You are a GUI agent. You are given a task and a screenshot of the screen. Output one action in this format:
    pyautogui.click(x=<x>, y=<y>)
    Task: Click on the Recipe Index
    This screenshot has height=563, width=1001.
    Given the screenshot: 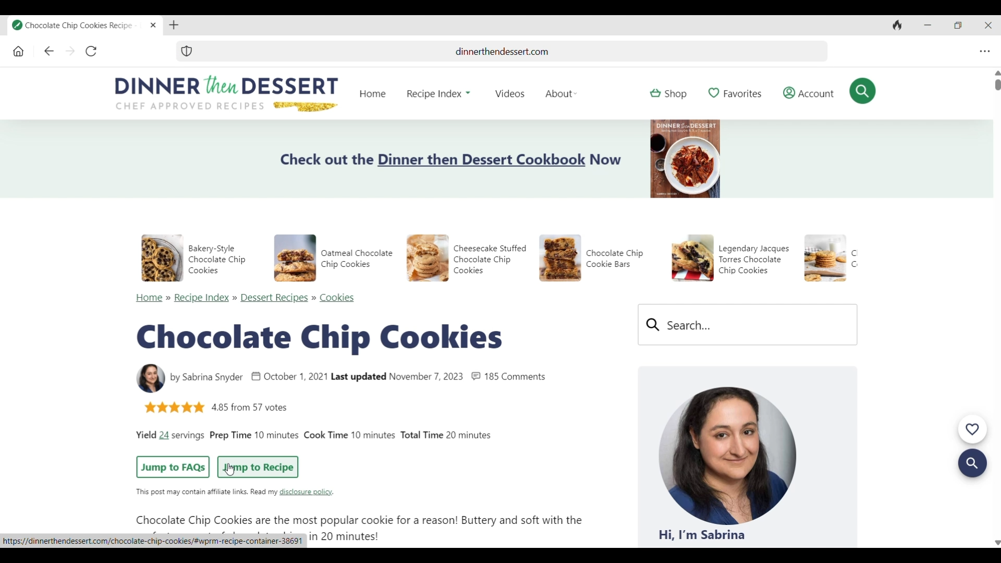 What is the action you would take?
    pyautogui.click(x=201, y=298)
    